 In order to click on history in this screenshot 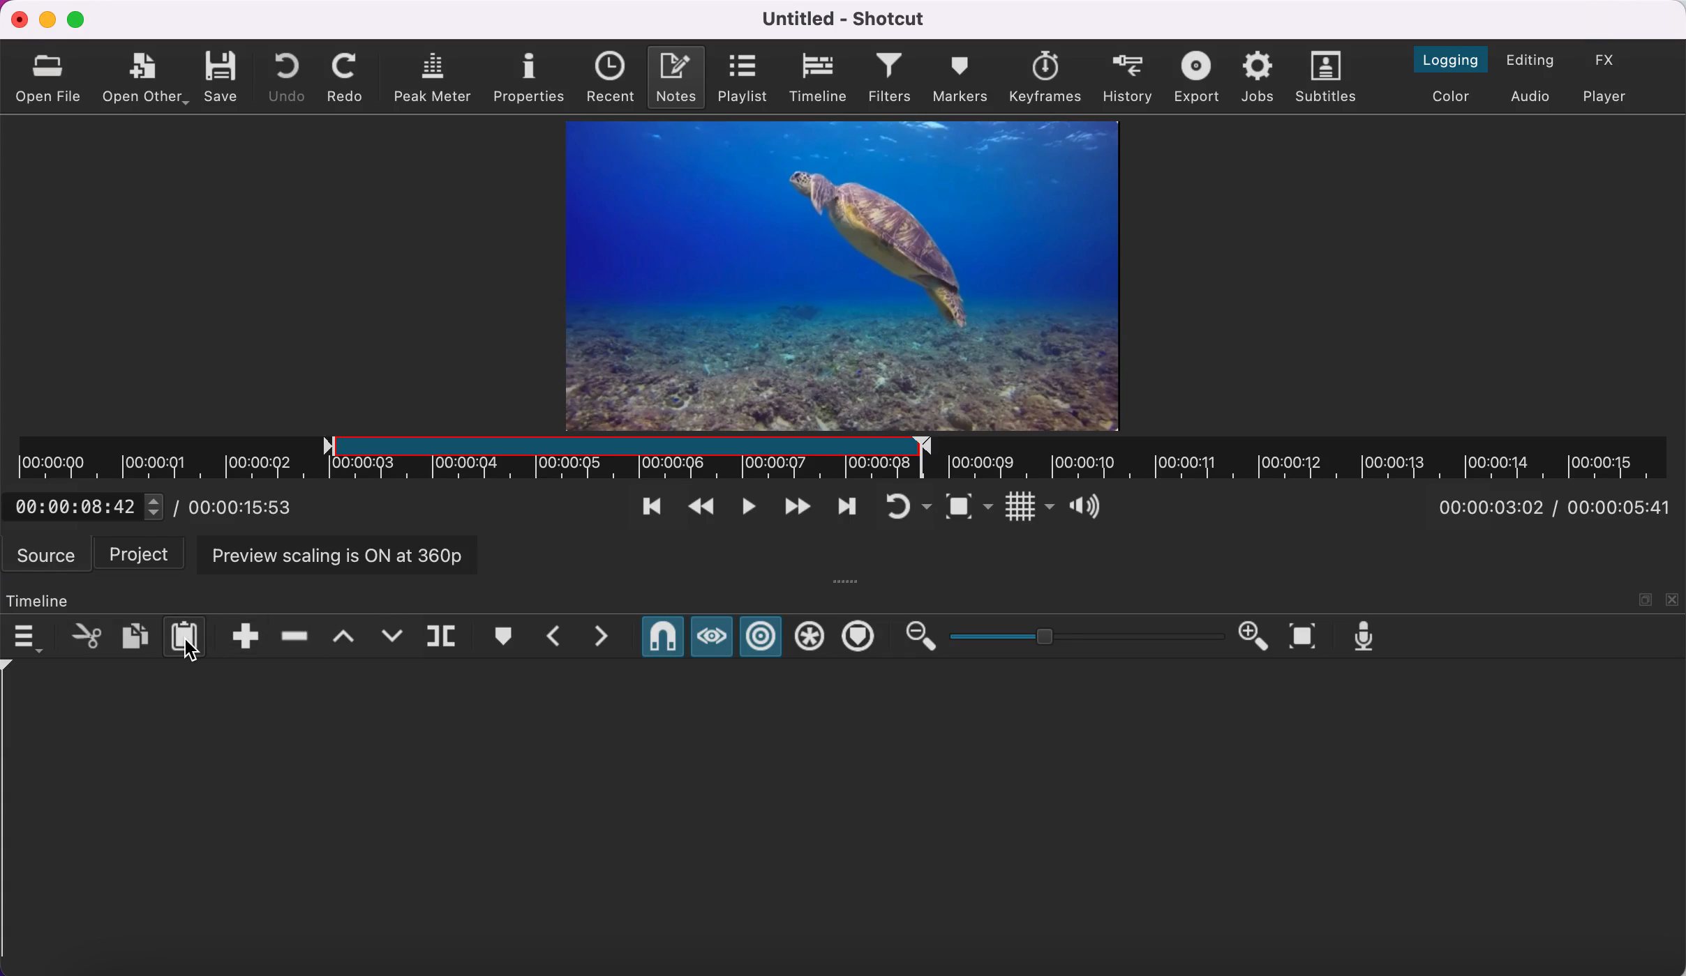, I will do `click(1128, 75)`.